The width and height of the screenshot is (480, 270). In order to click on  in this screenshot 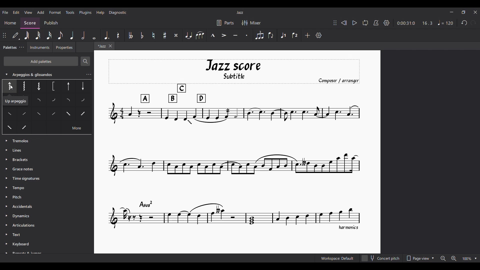, I will do `click(39, 86)`.